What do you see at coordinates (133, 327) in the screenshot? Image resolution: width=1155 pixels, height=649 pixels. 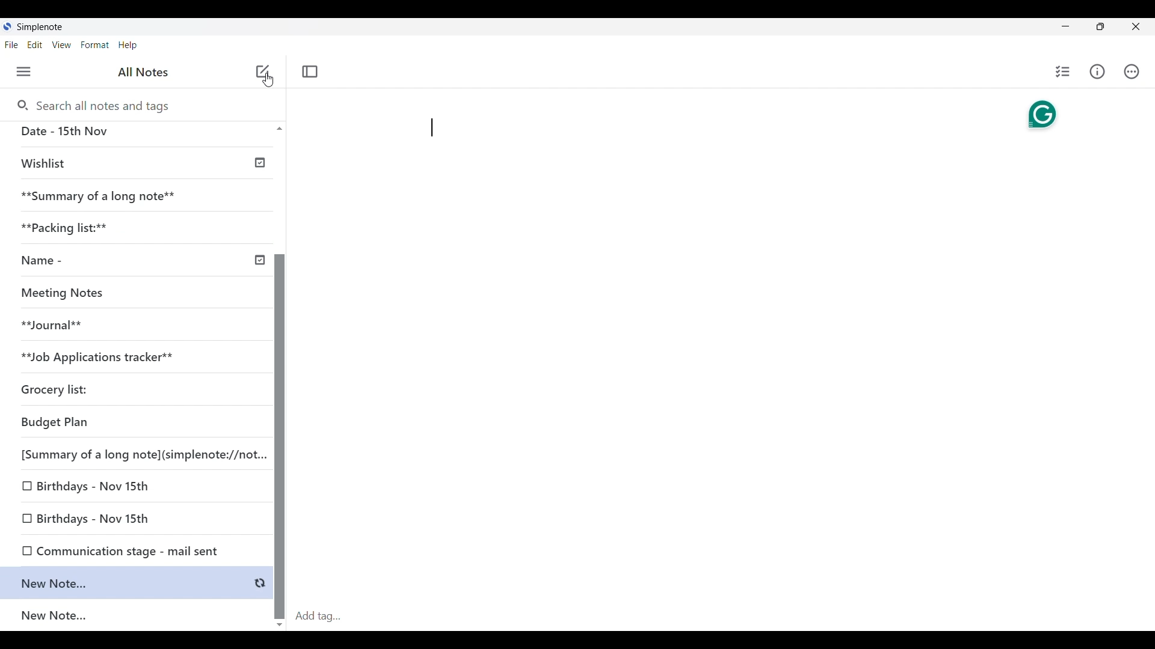 I see `**Journal**` at bounding box center [133, 327].